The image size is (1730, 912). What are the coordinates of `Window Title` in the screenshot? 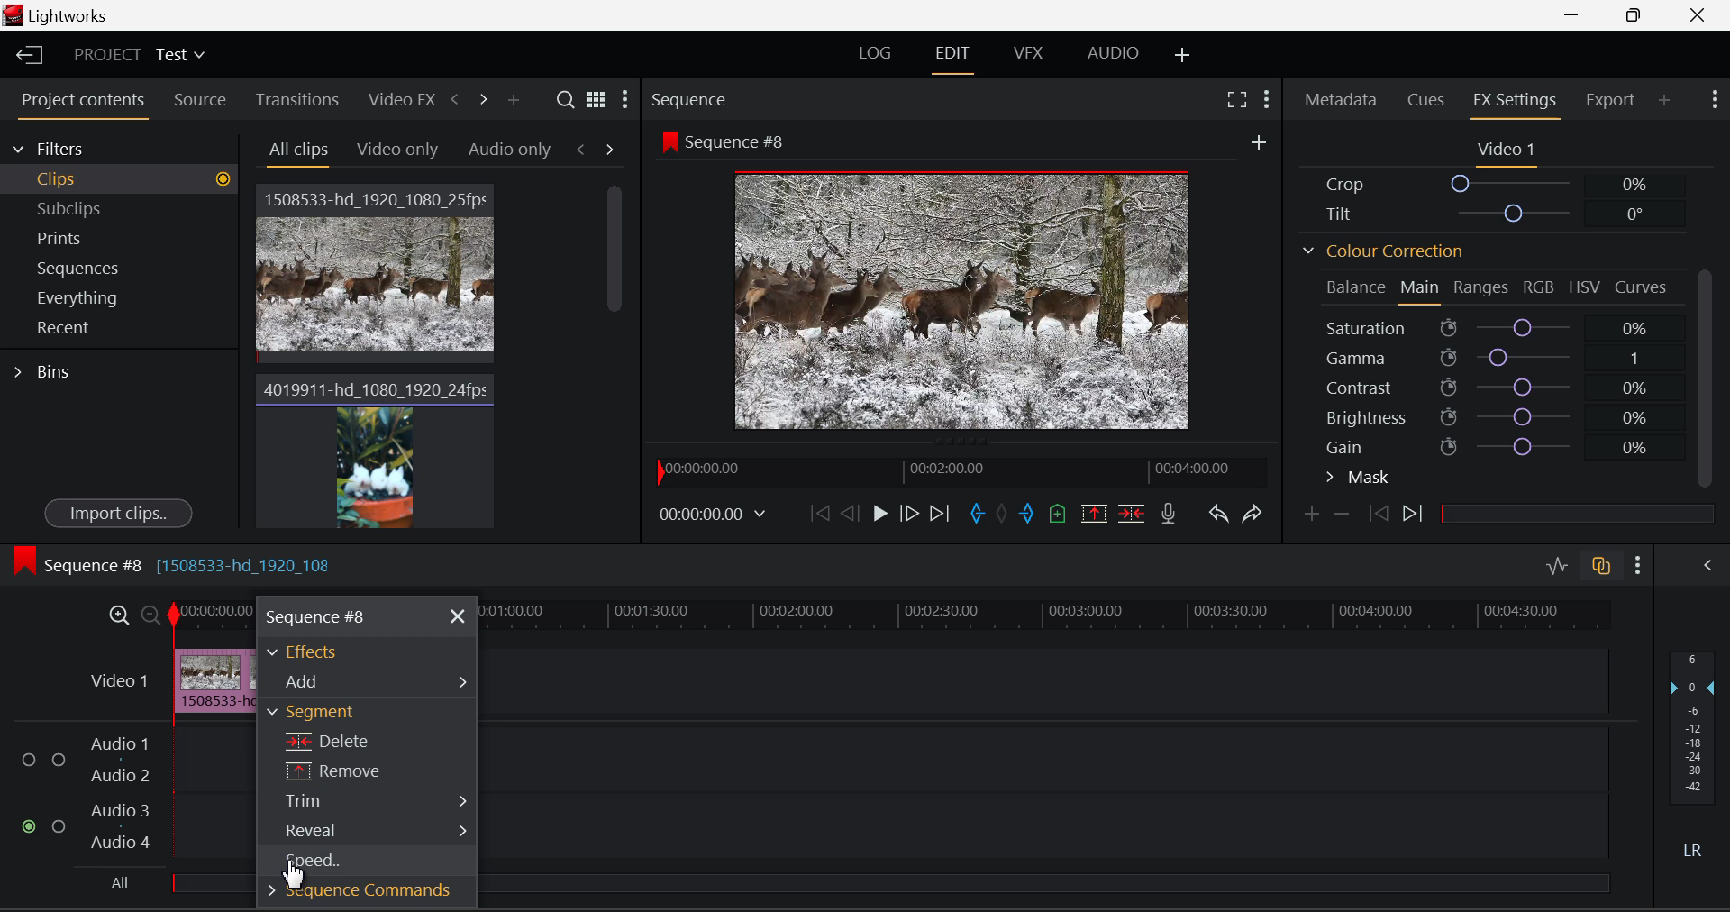 It's located at (60, 16).